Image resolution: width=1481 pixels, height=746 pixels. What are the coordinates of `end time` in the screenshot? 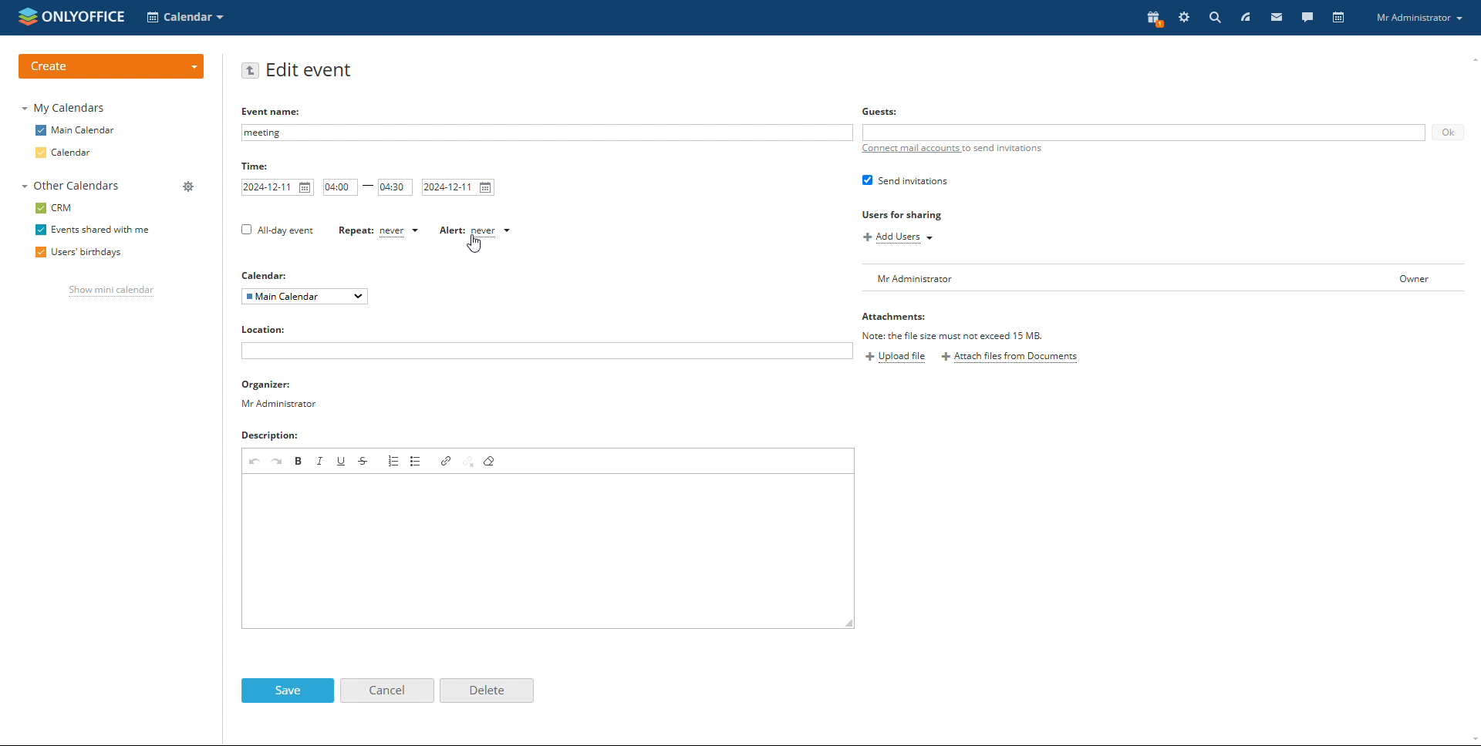 It's located at (396, 187).